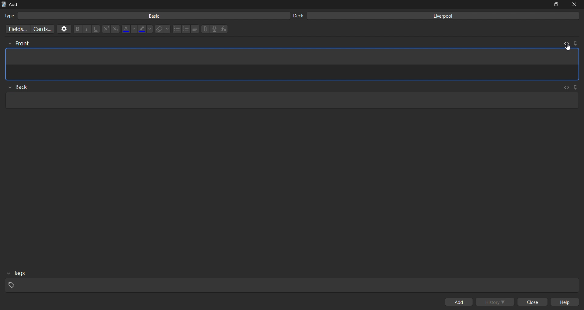 The image size is (584, 310). I want to click on highlight color, so click(146, 28).